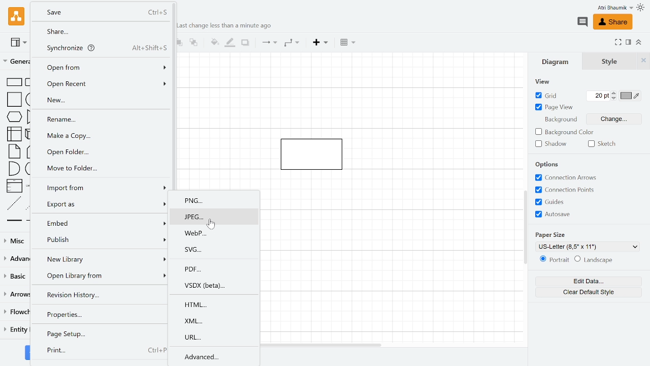 The height and width of the screenshot is (366, 650). Describe the element at coordinates (15, 61) in the screenshot. I see `General` at that location.